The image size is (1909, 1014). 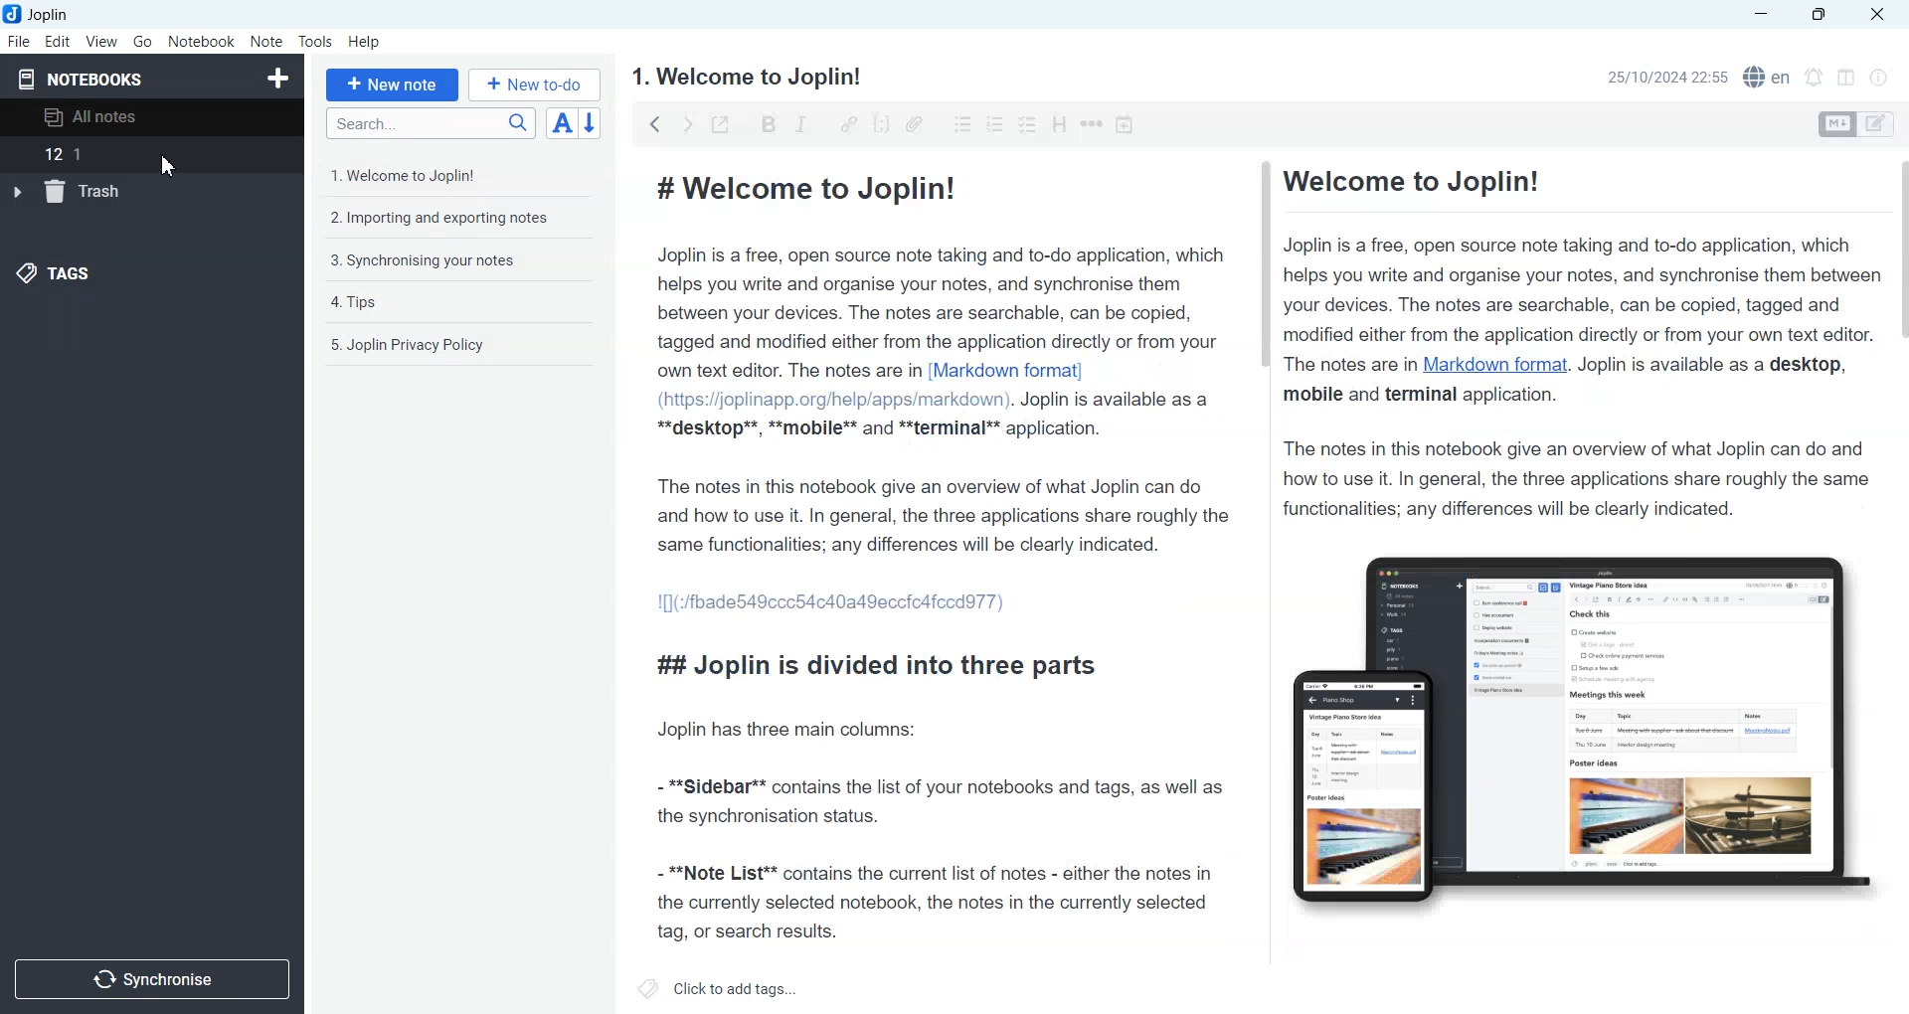 What do you see at coordinates (69, 197) in the screenshot?
I see `trash` at bounding box center [69, 197].